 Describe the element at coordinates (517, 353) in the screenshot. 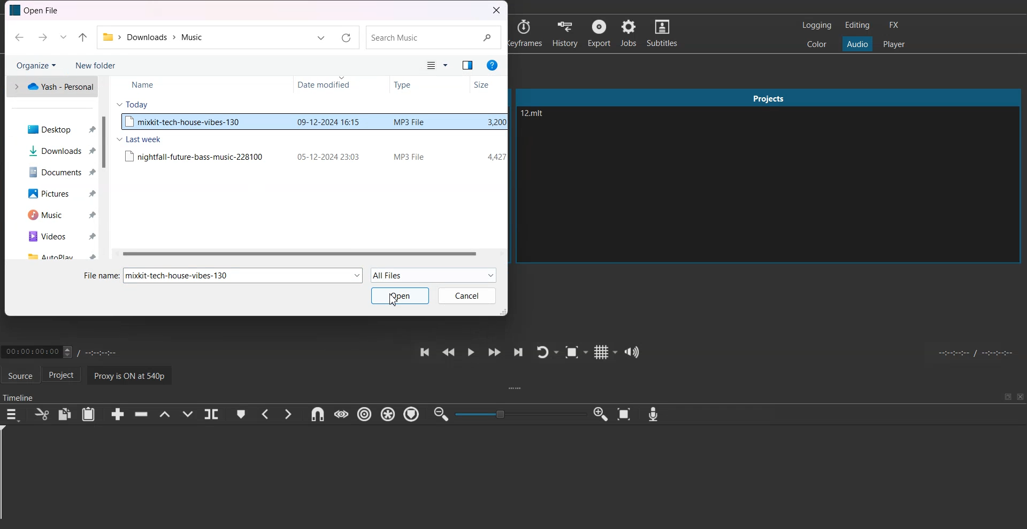

I see `Skip to the next point` at that location.